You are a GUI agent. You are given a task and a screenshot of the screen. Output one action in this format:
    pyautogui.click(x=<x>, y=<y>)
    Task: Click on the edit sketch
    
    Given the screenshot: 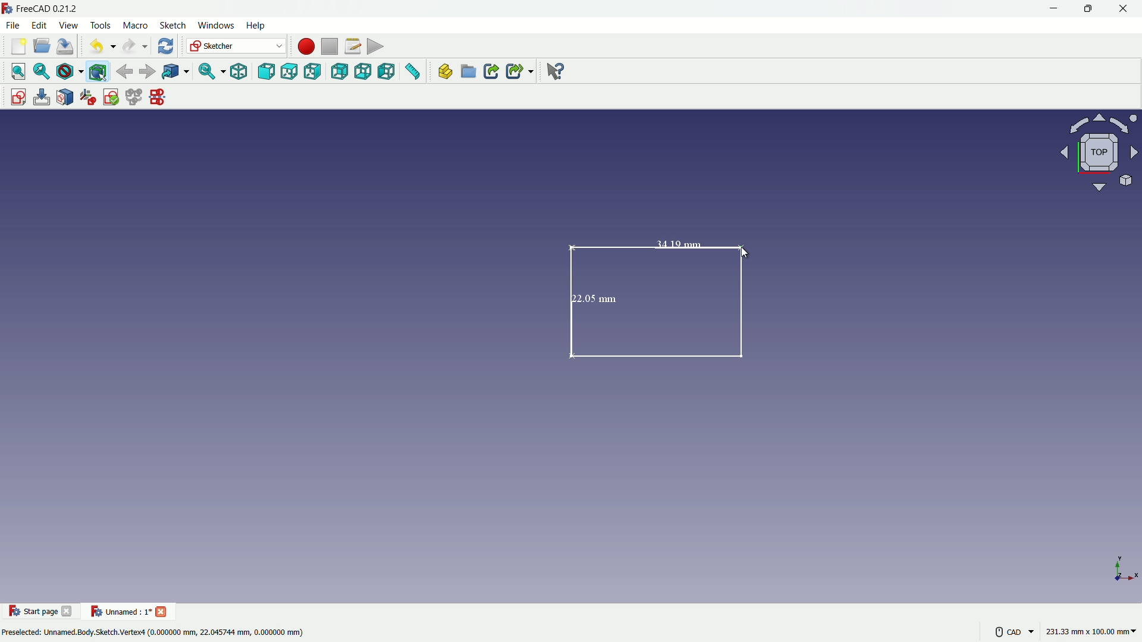 What is the action you would take?
    pyautogui.click(x=41, y=97)
    